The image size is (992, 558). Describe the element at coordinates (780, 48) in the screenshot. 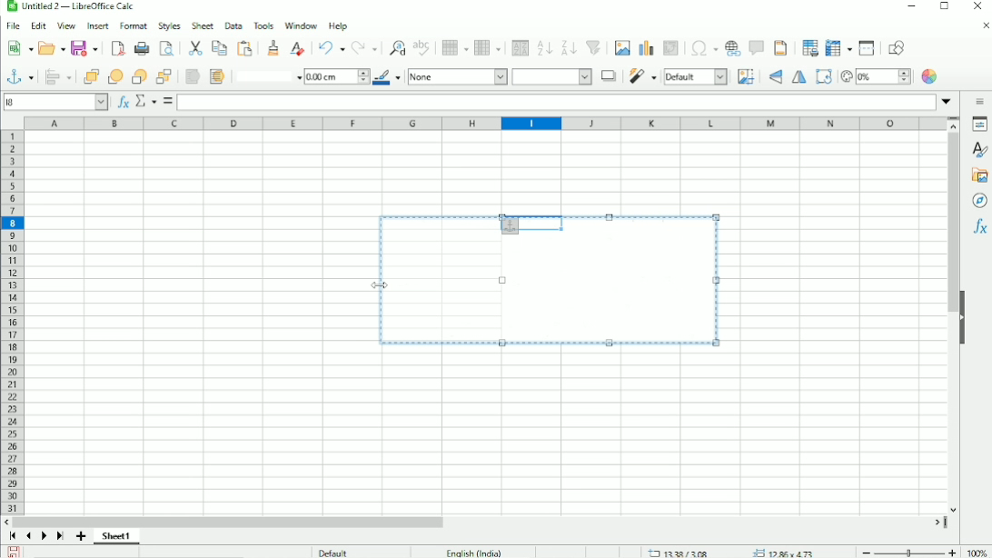

I see `Headers and footers` at that location.